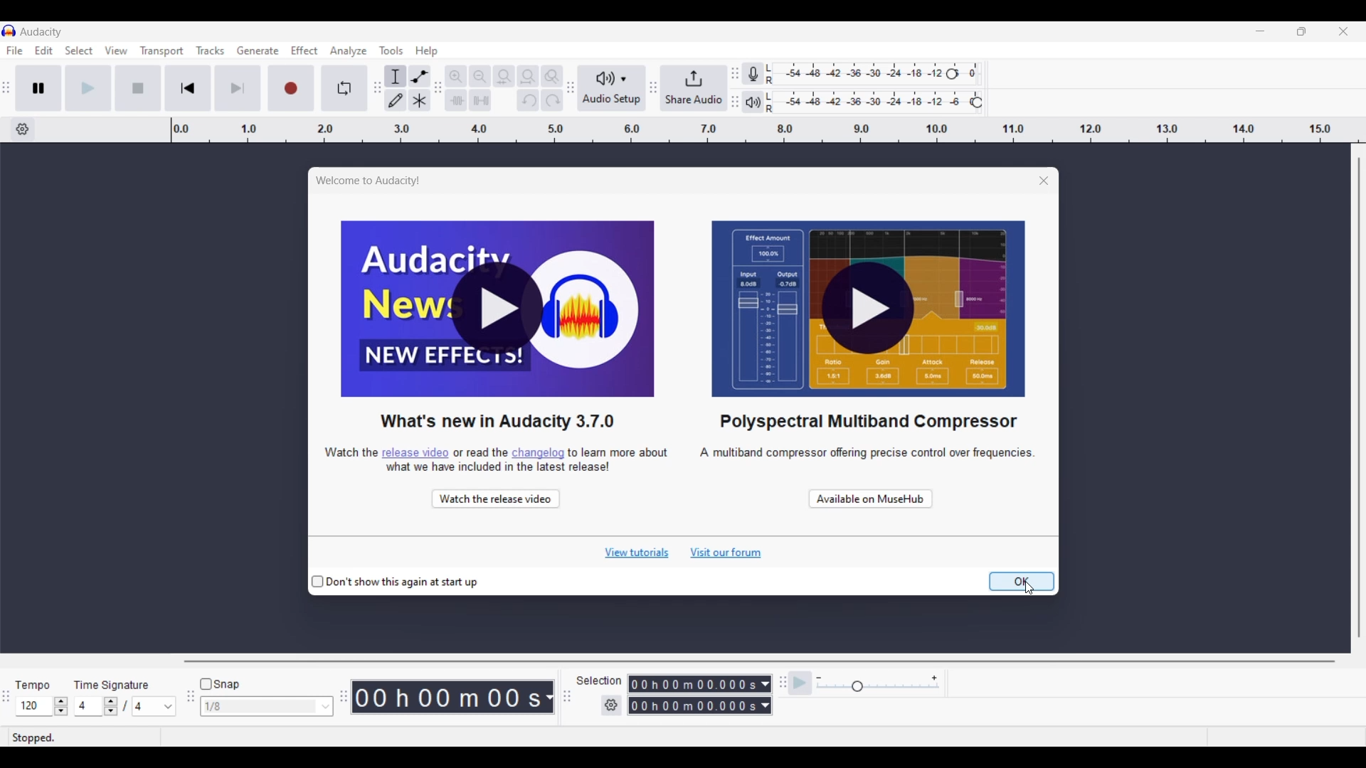 This screenshot has height=768, width=1366. I want to click on Redo, so click(552, 100).